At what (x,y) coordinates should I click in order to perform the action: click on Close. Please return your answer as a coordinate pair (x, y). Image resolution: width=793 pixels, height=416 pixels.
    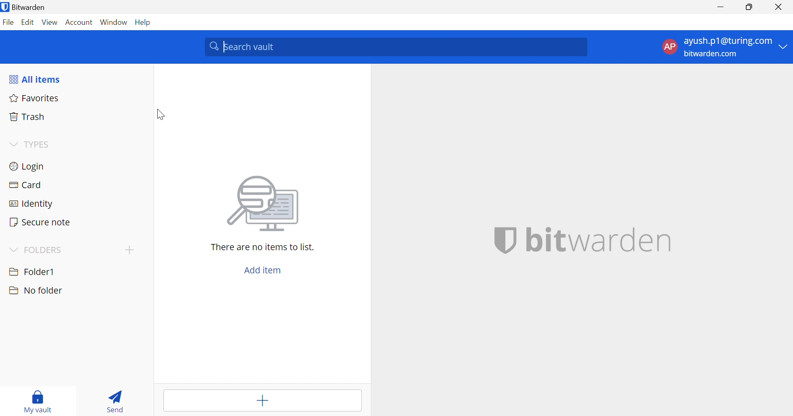
    Looking at the image, I should click on (779, 7).